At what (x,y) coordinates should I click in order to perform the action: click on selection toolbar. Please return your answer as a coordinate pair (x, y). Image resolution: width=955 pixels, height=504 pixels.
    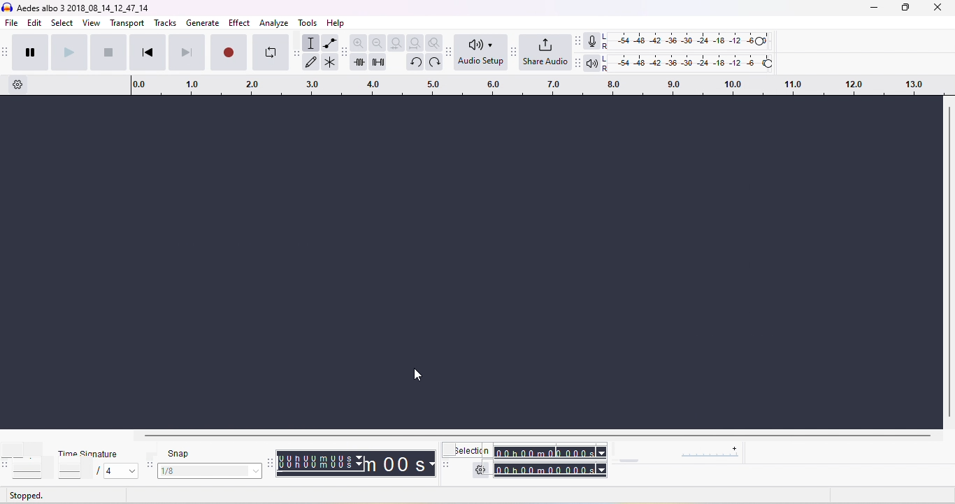
    Looking at the image, I should click on (445, 462).